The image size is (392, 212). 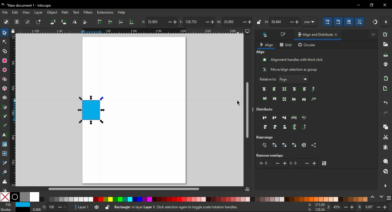 I want to click on align top edges, so click(x=275, y=98).